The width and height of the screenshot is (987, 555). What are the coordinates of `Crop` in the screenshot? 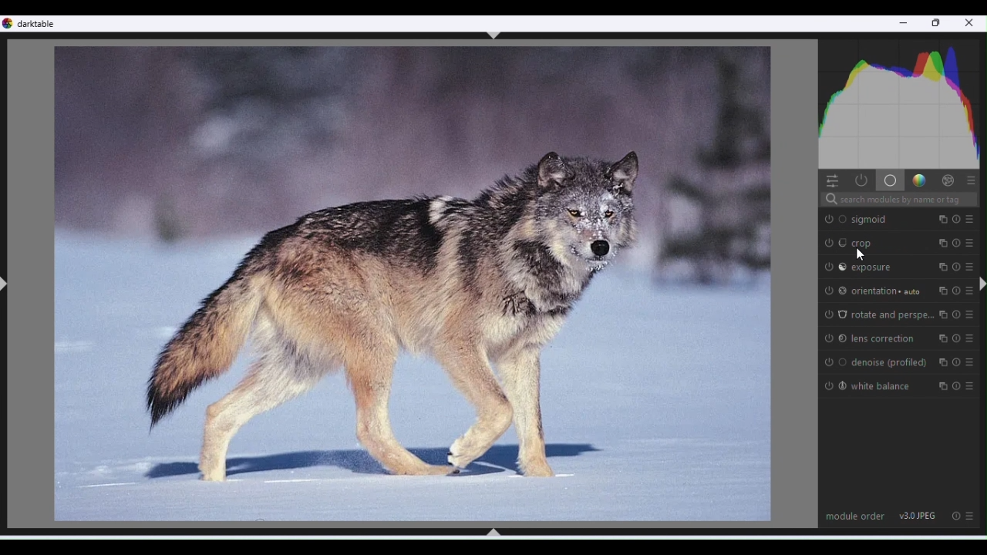 It's located at (901, 240).